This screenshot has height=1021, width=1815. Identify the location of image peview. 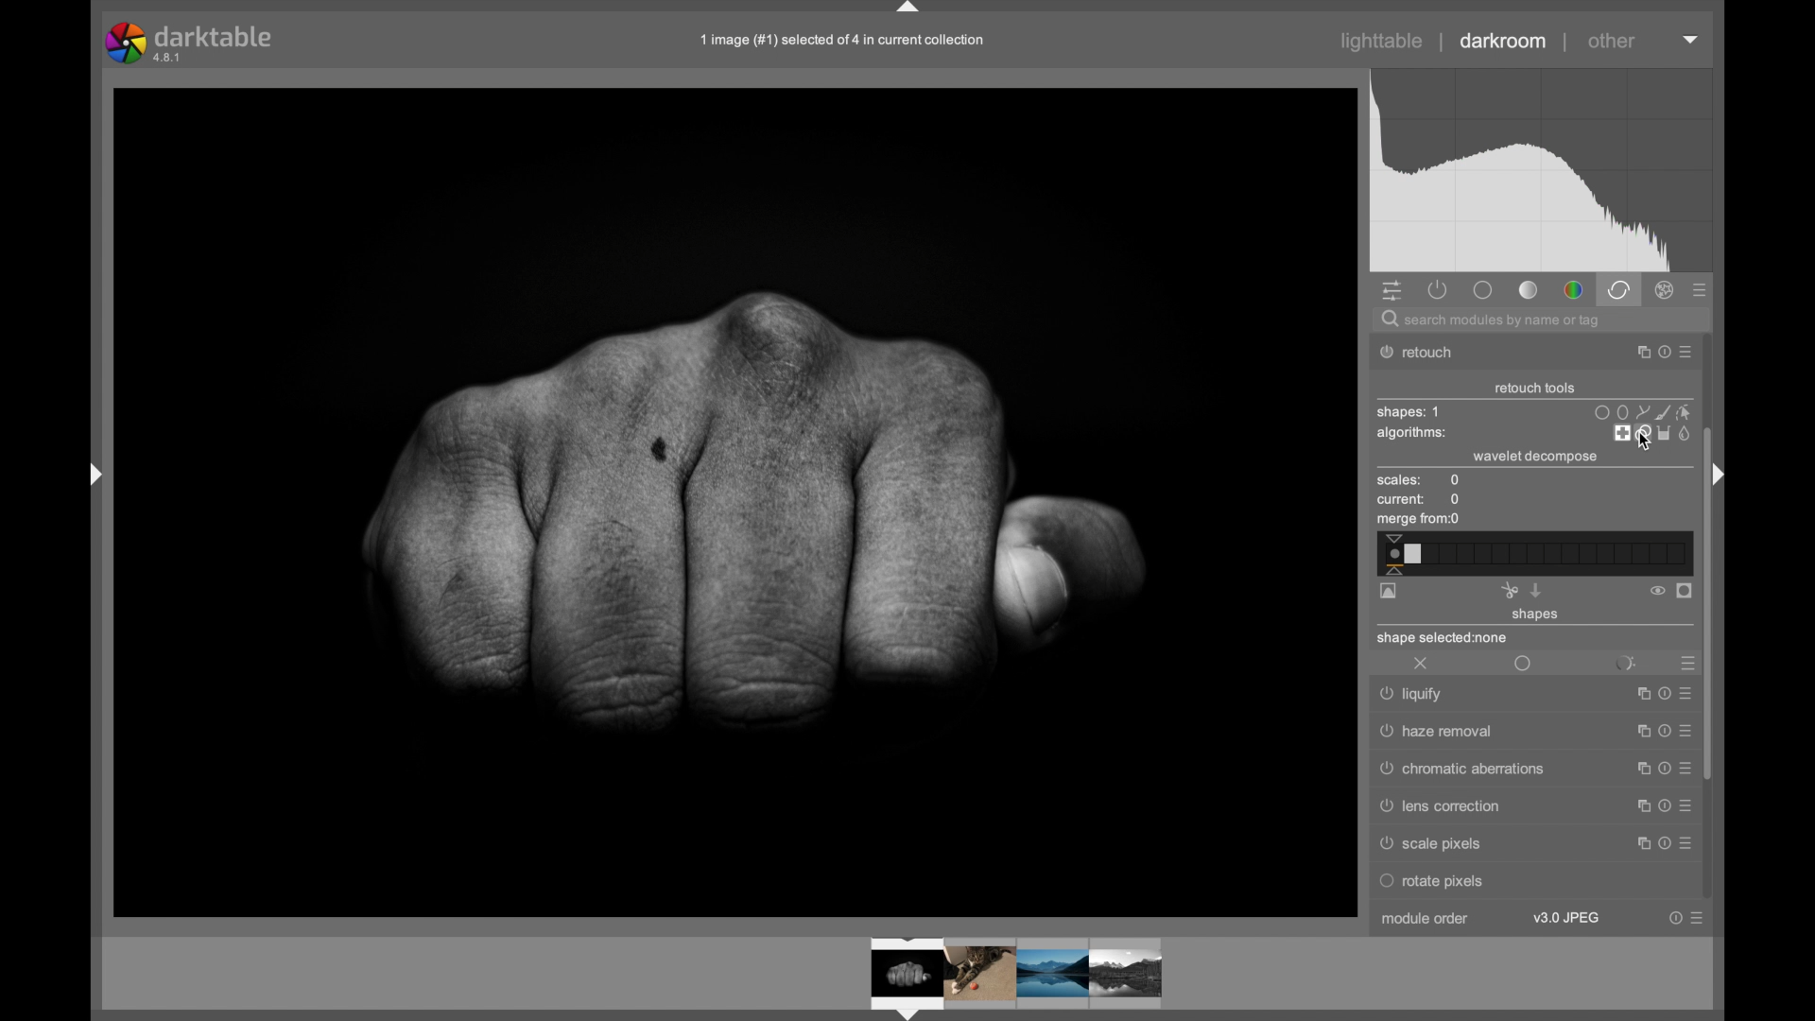
(997, 977).